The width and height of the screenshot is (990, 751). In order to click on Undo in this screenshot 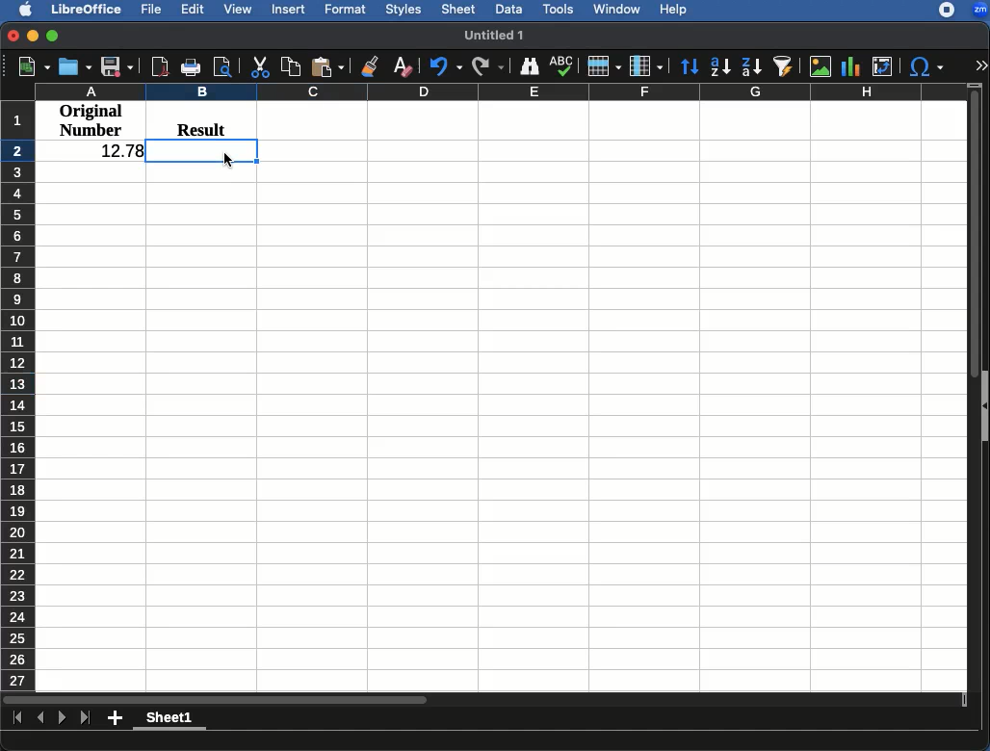, I will do `click(444, 66)`.